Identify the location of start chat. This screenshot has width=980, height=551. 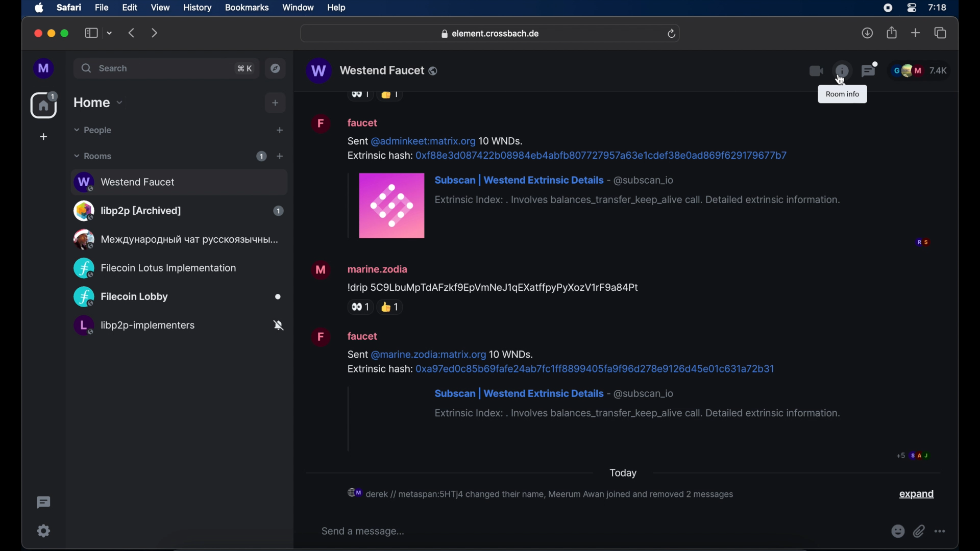
(279, 131).